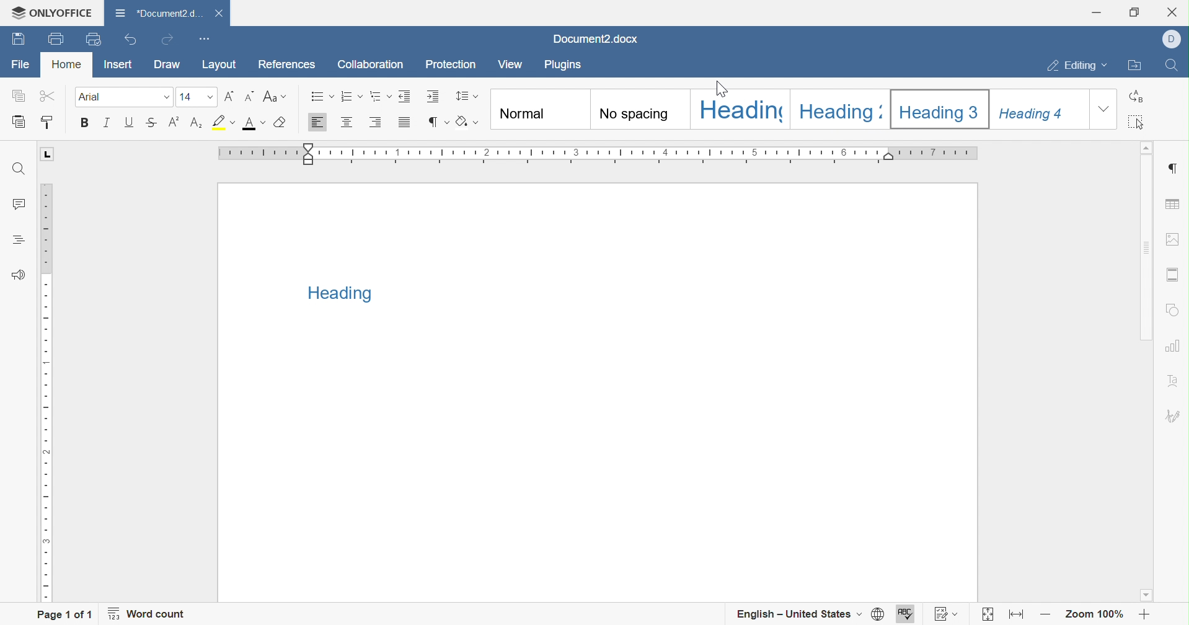 The image size is (1189, 625). Describe the element at coordinates (944, 613) in the screenshot. I see `Track changes` at that location.